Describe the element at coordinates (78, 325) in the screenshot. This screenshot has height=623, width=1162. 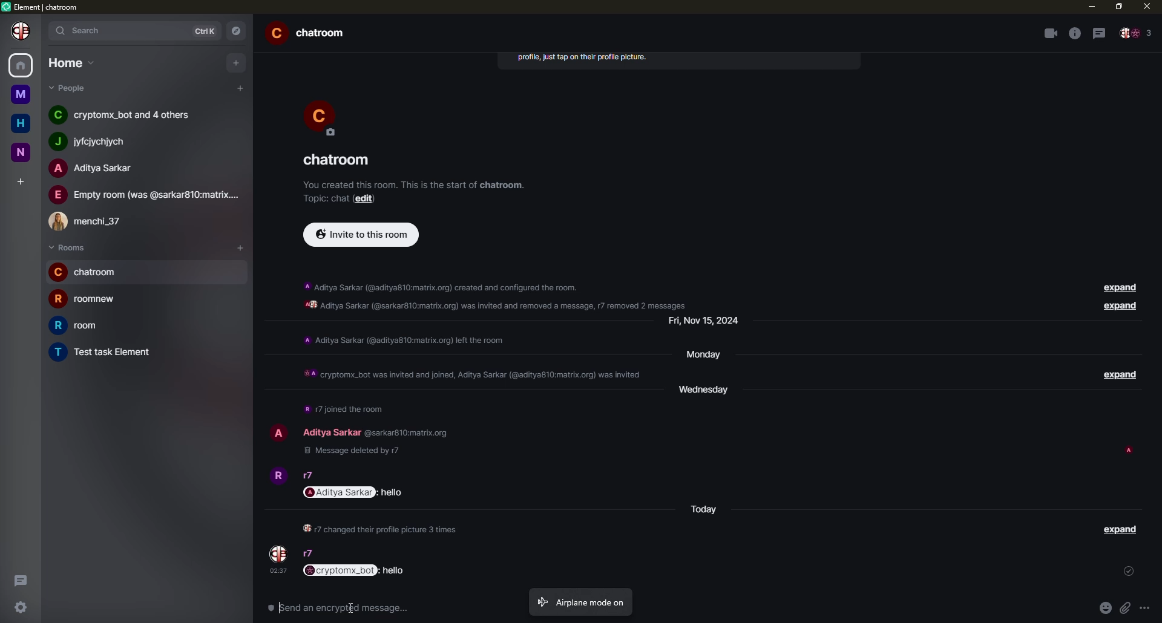
I see `room` at that location.